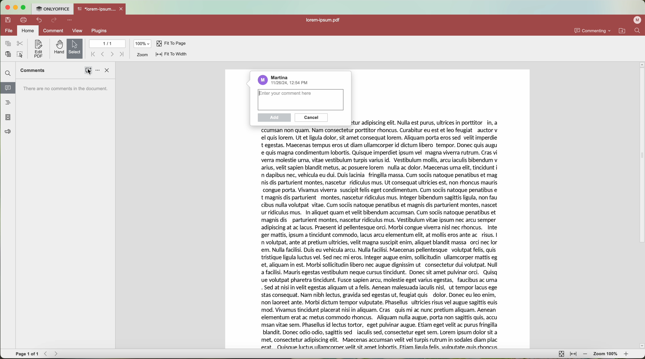  What do you see at coordinates (54, 32) in the screenshot?
I see `comment` at bounding box center [54, 32].